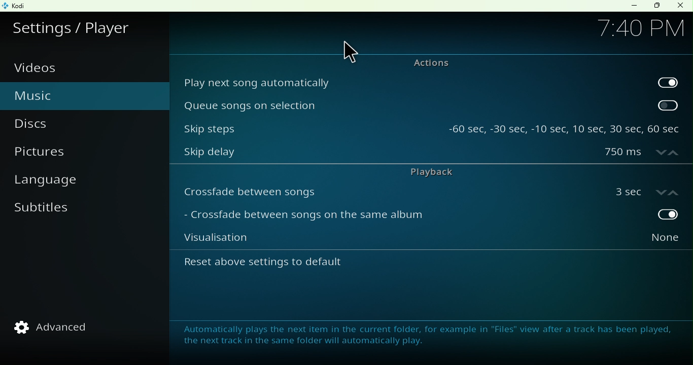  I want to click on Queue songs on selection, so click(411, 105).